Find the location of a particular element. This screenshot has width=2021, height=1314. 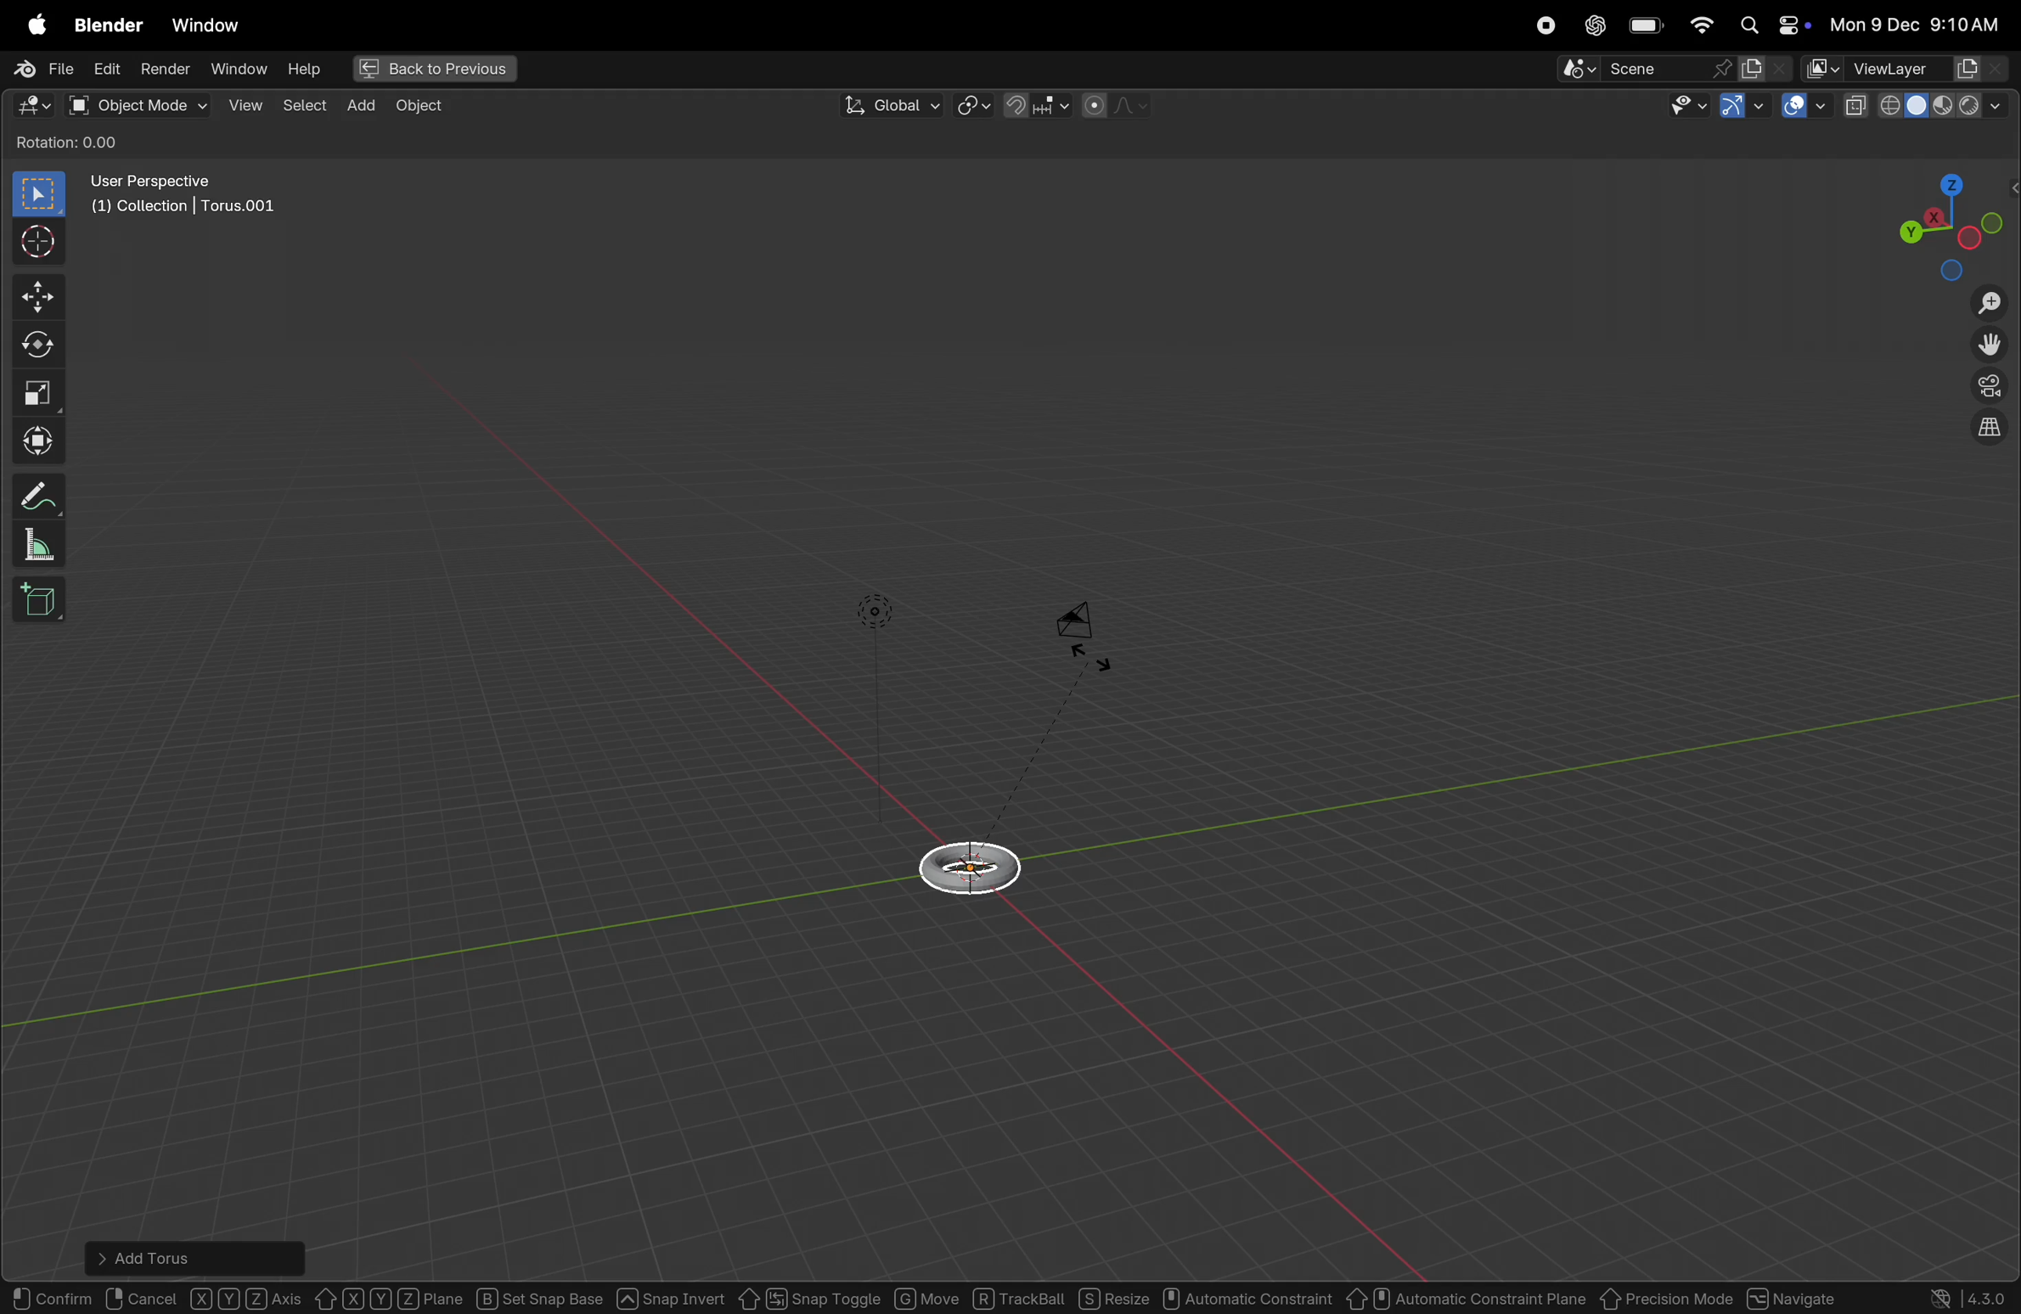

resize is located at coordinates (1115, 1299).